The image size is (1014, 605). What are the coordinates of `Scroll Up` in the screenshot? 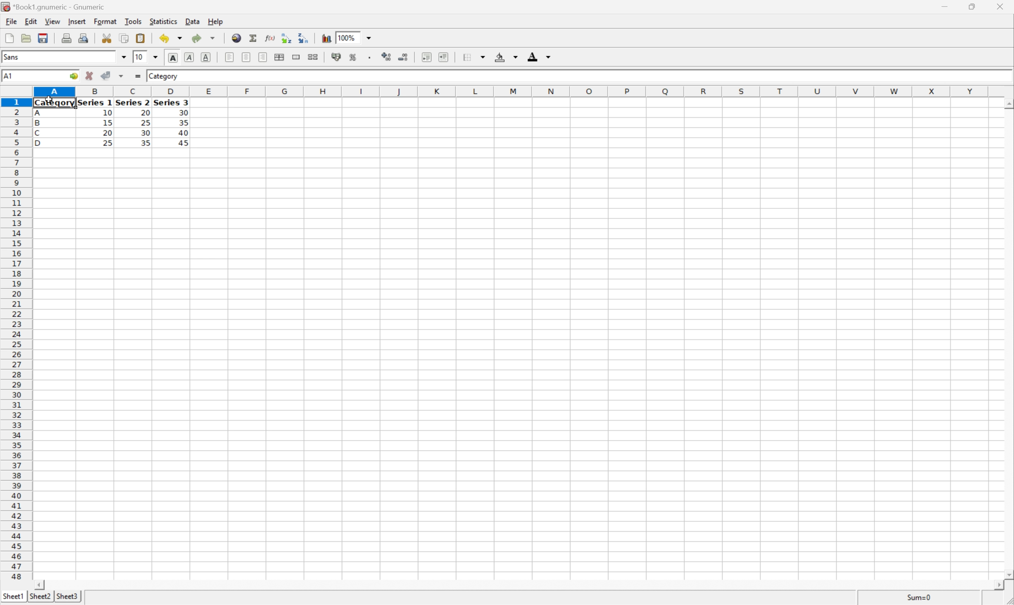 It's located at (1007, 103).